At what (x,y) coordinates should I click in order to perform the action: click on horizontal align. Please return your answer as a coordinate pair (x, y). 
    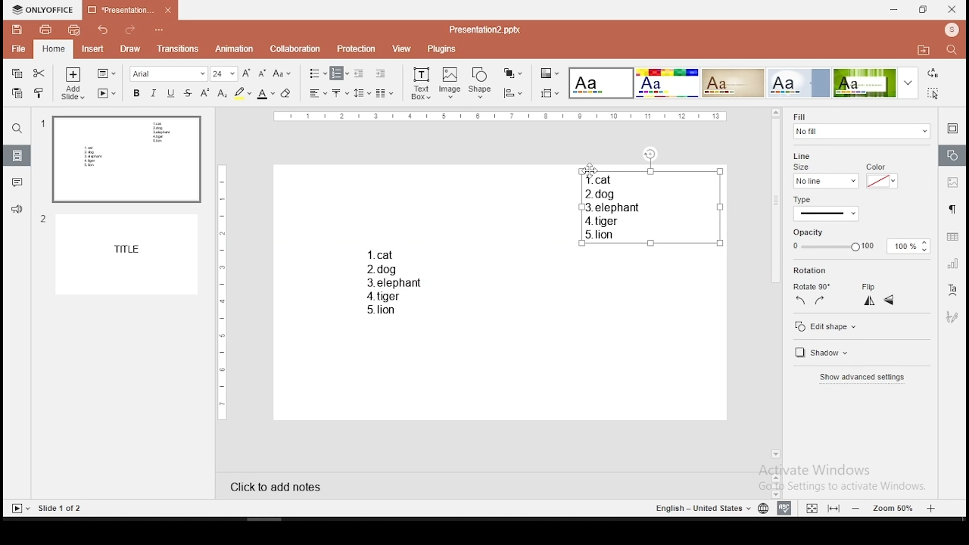
    Looking at the image, I should click on (317, 94).